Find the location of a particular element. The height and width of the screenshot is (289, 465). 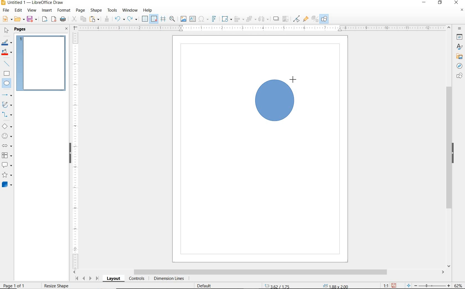

rESIZE sHAPE is located at coordinates (56, 285).